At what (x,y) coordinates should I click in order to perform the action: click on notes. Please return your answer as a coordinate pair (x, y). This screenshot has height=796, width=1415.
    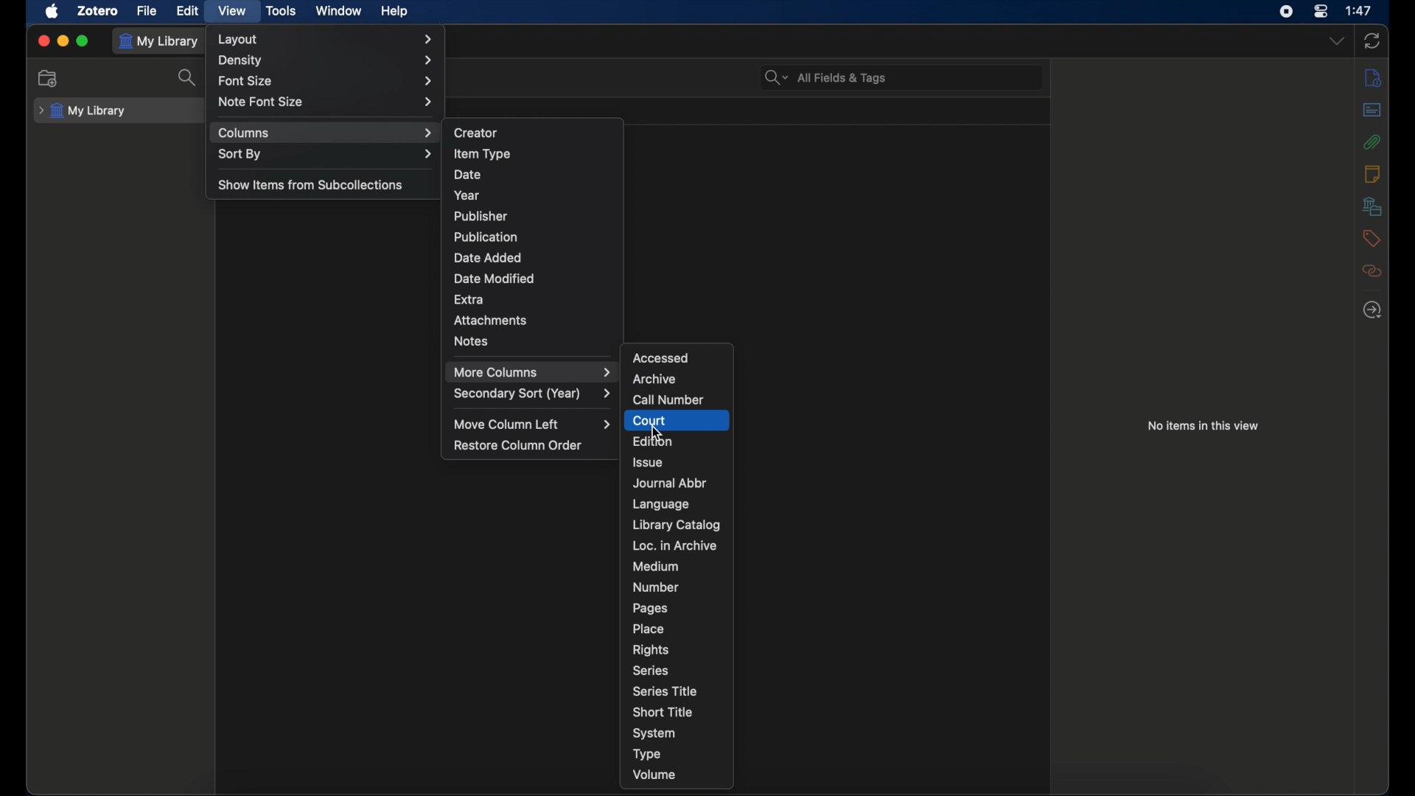
    Looking at the image, I should click on (1371, 173).